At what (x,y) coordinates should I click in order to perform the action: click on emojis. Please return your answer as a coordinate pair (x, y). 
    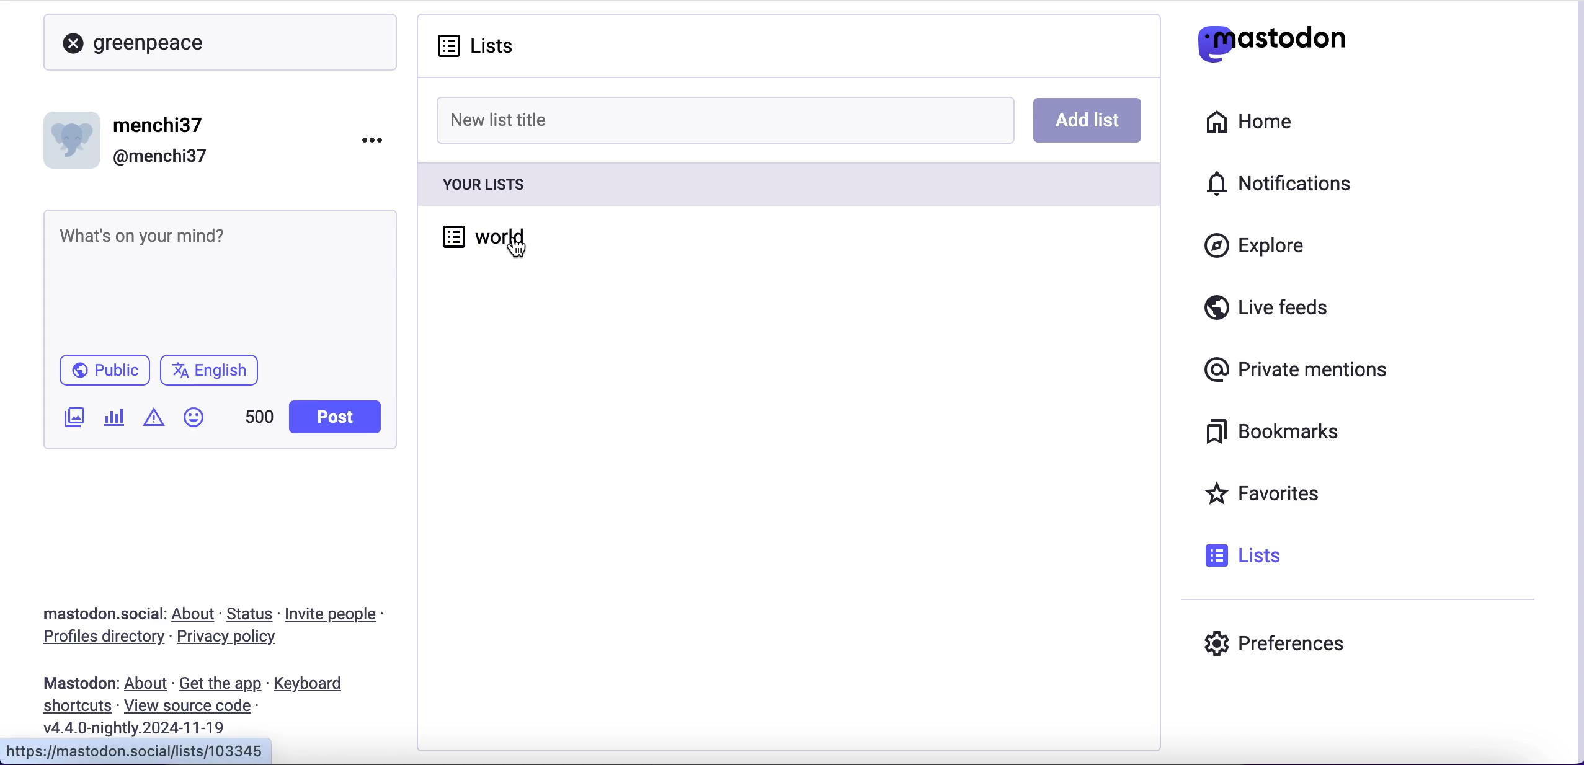
    Looking at the image, I should click on (199, 423).